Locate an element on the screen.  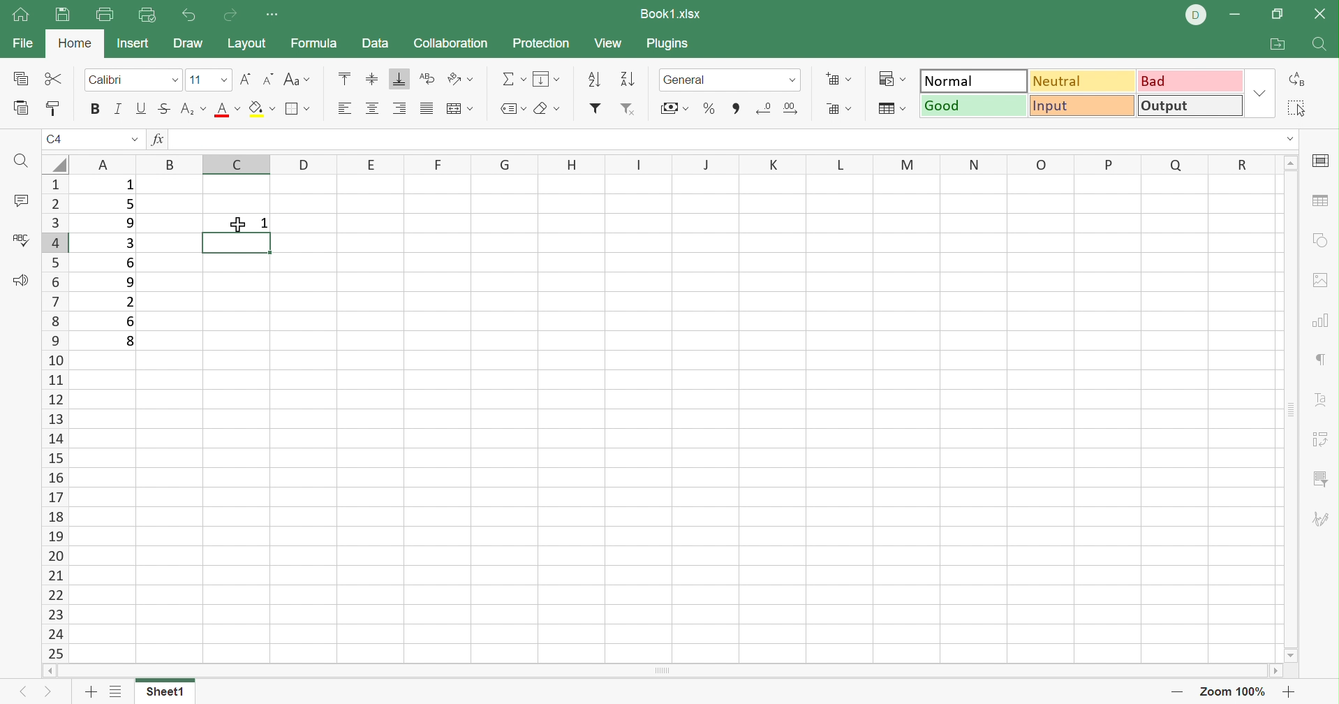
Paragraph settings is located at coordinates (1323, 360).